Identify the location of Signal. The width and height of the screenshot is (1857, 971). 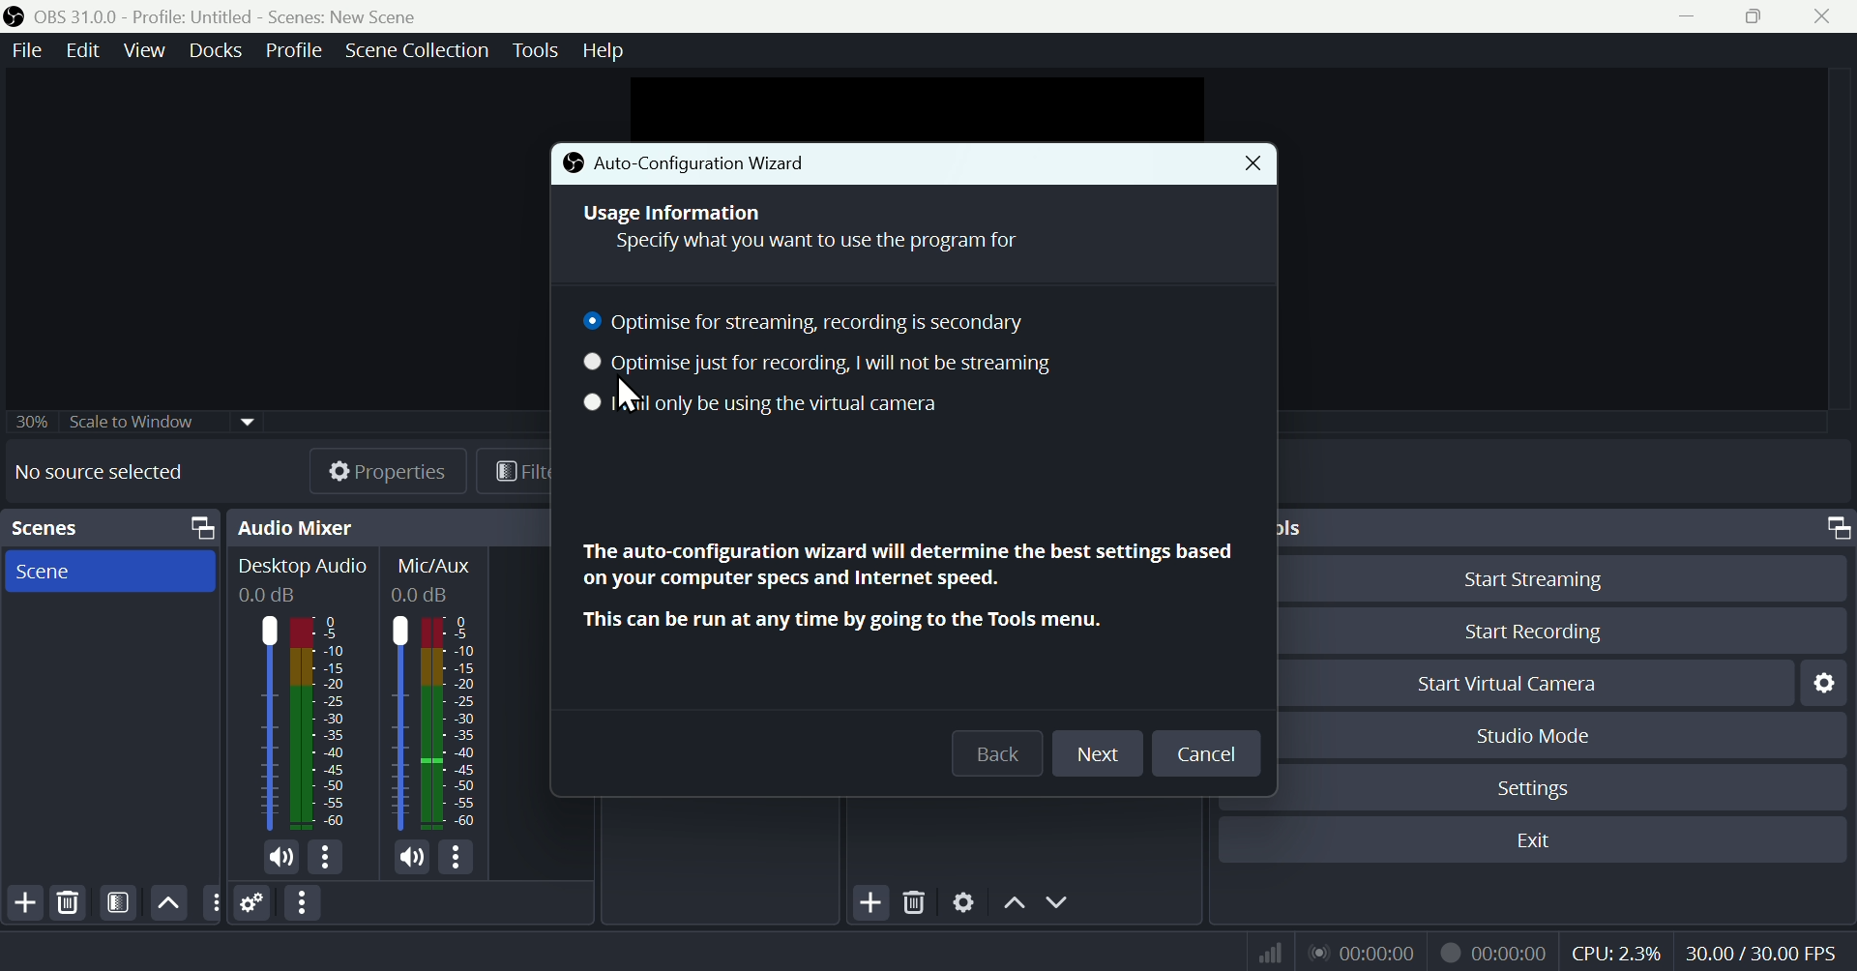
(1263, 952).